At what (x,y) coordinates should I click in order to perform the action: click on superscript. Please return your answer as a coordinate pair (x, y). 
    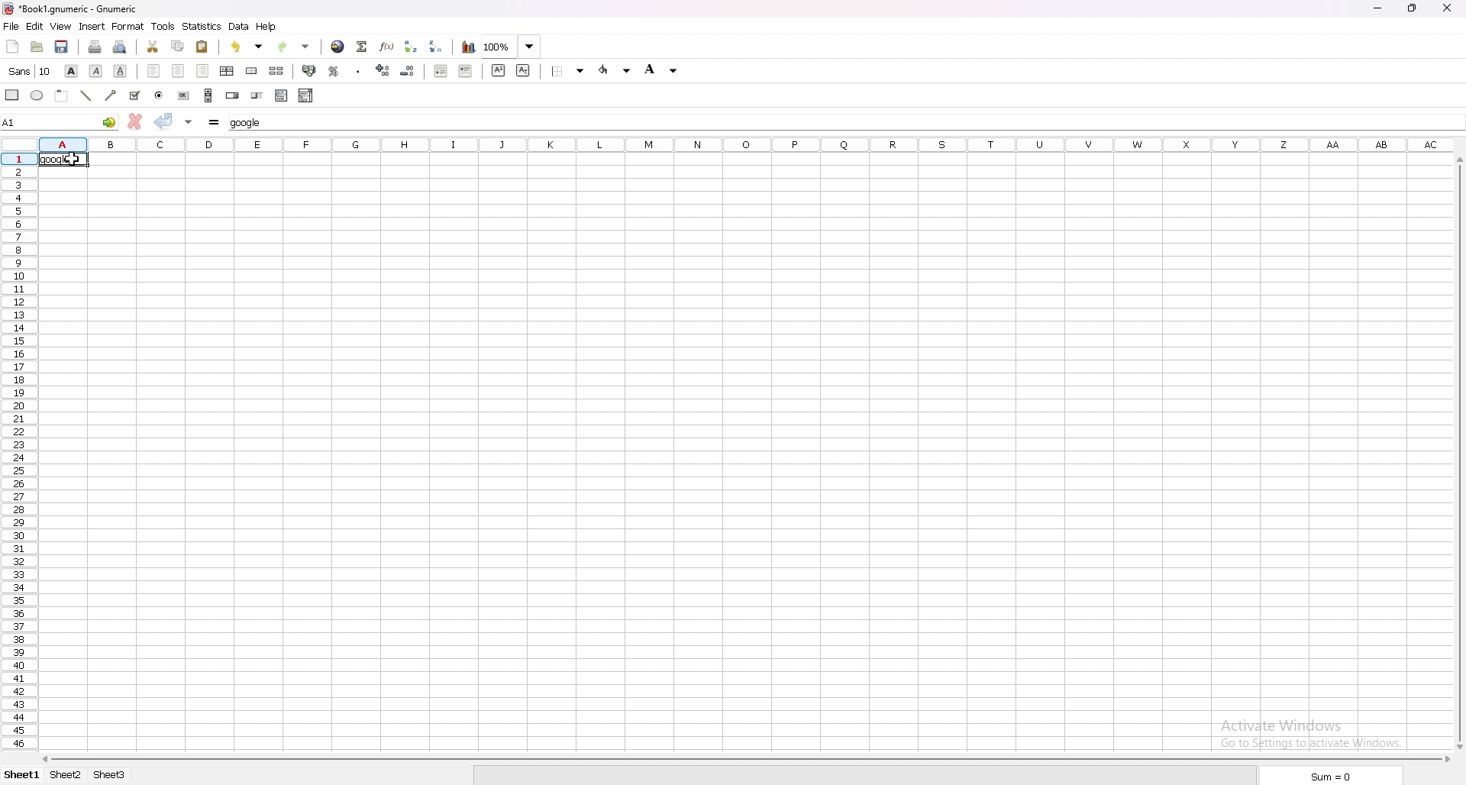
    Looking at the image, I should click on (499, 70).